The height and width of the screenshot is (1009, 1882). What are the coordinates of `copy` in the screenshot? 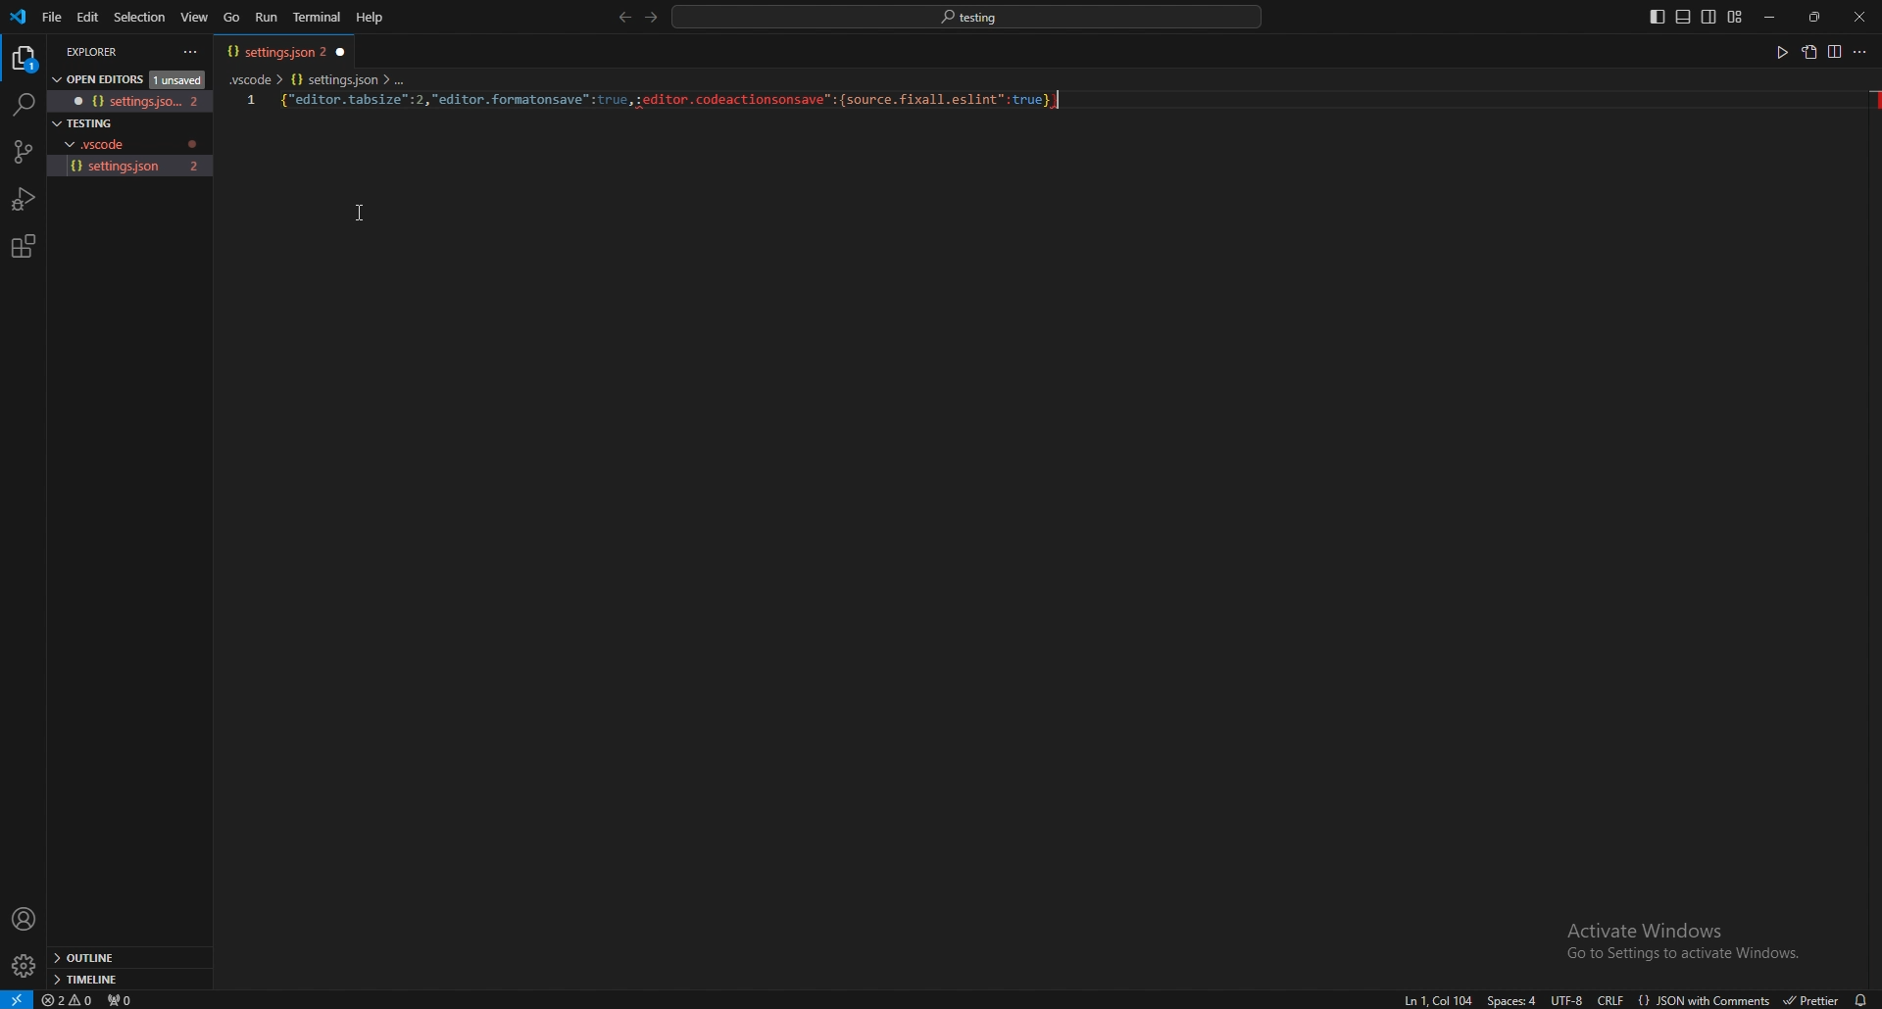 It's located at (1807, 56).